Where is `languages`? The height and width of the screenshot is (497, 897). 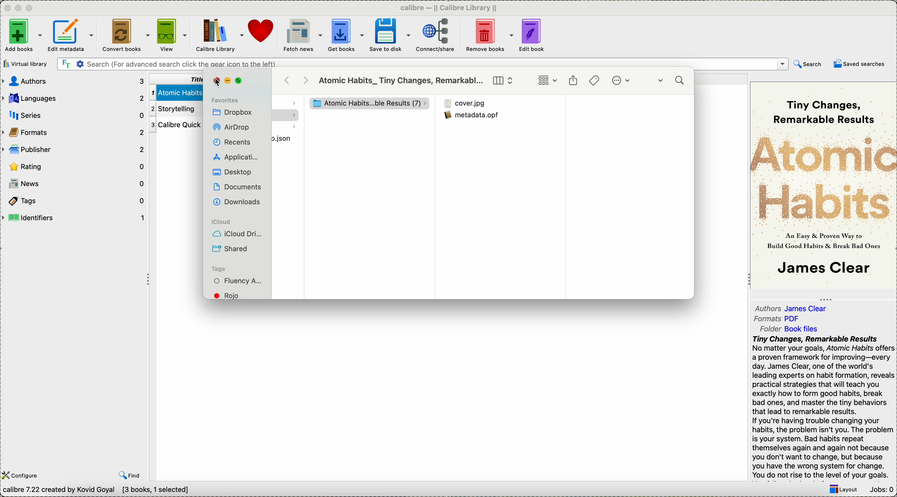 languages is located at coordinates (73, 97).